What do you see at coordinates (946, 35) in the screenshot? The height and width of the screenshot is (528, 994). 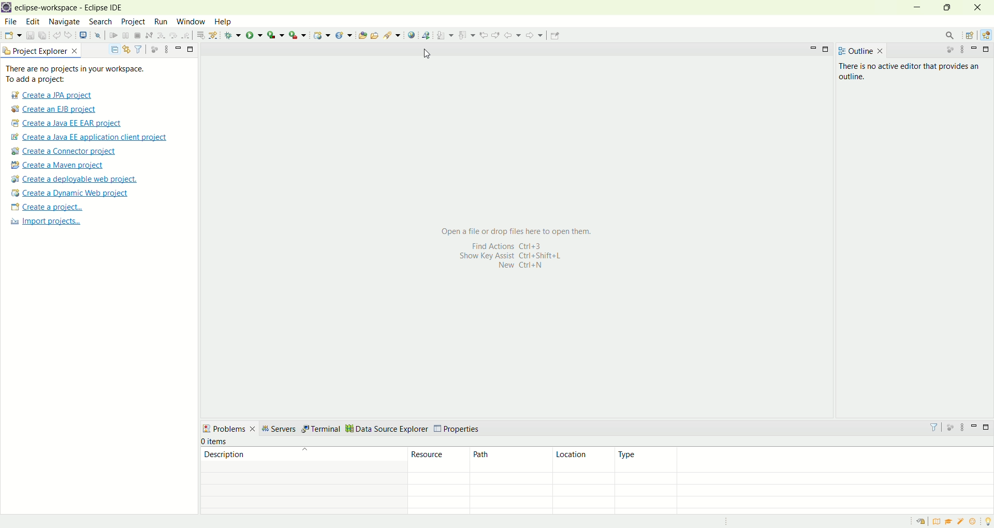 I see `search` at bounding box center [946, 35].